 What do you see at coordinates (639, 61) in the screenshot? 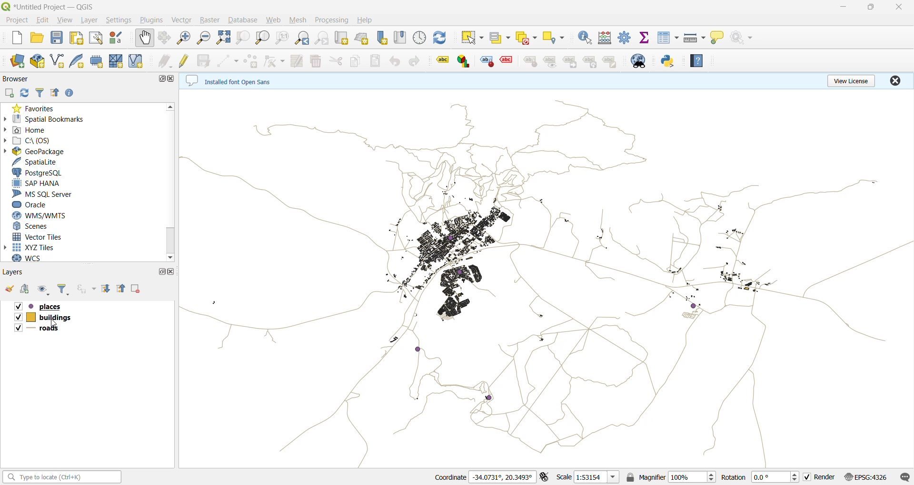
I see `metasearch` at bounding box center [639, 61].